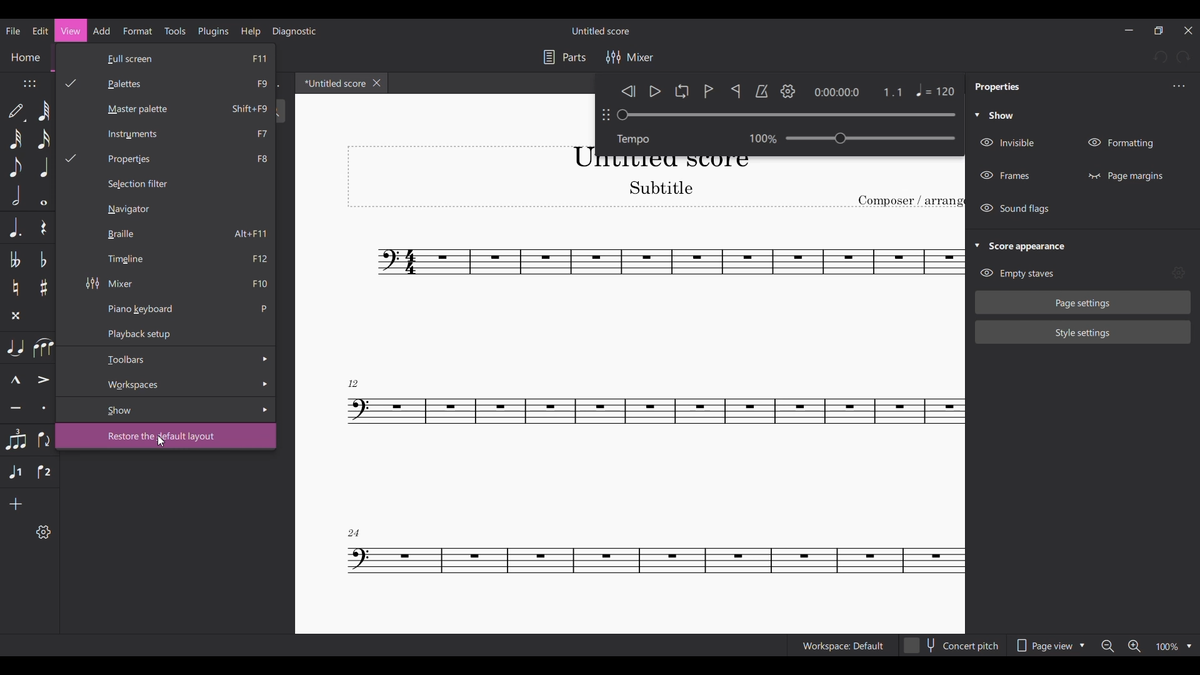 The height and width of the screenshot is (675, 1200). I want to click on Staccato, so click(43, 407).